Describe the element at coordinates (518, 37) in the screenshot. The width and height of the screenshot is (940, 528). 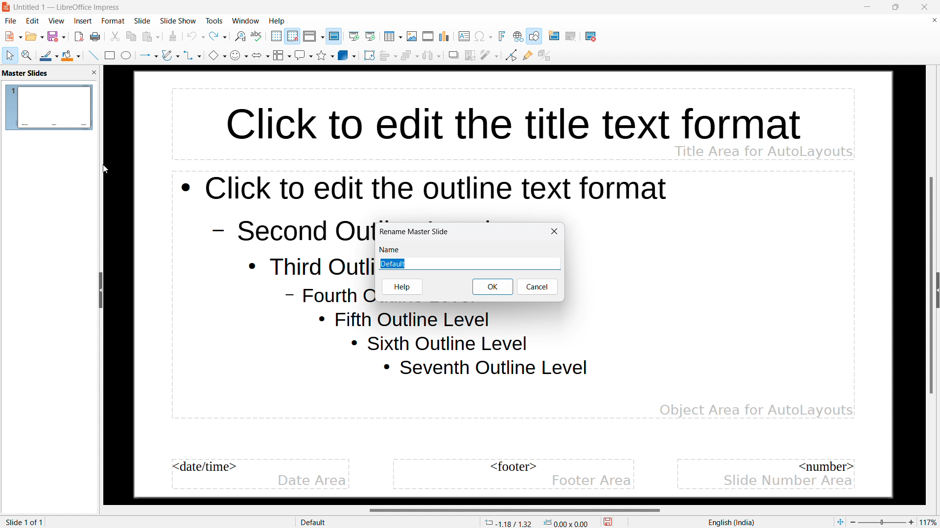
I see `insert link` at that location.